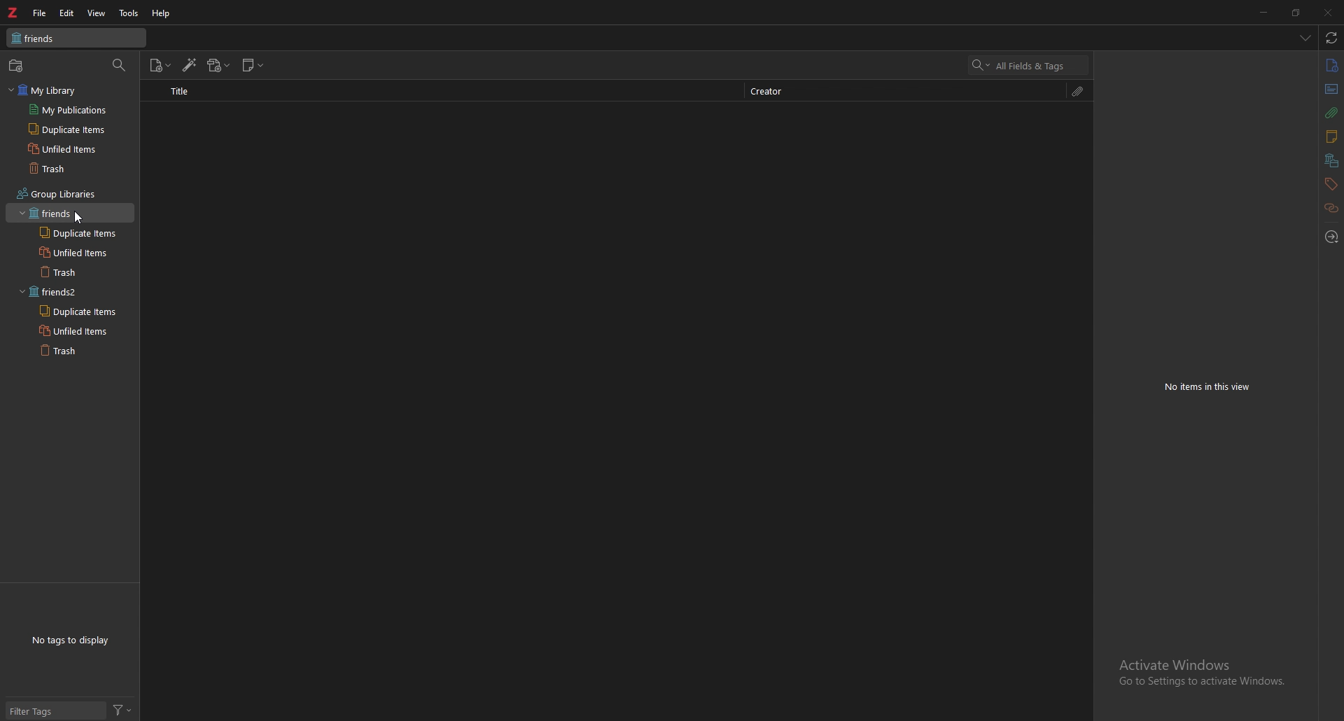 The image size is (1344, 721). I want to click on friends, so click(76, 38).